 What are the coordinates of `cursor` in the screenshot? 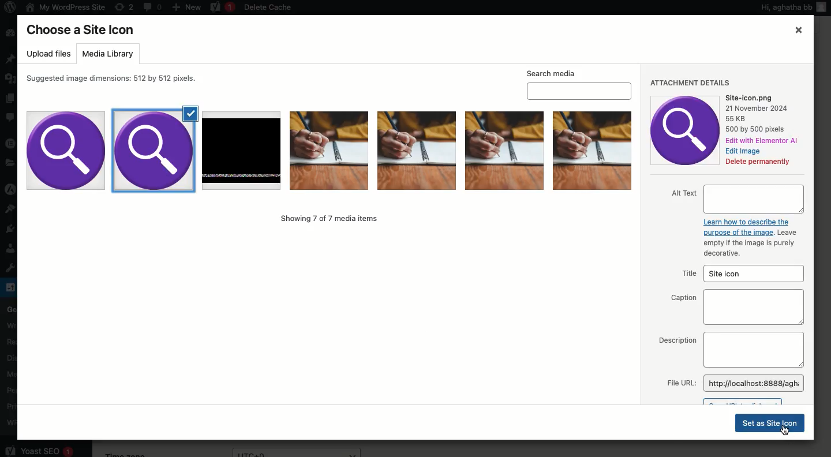 It's located at (786, 433).